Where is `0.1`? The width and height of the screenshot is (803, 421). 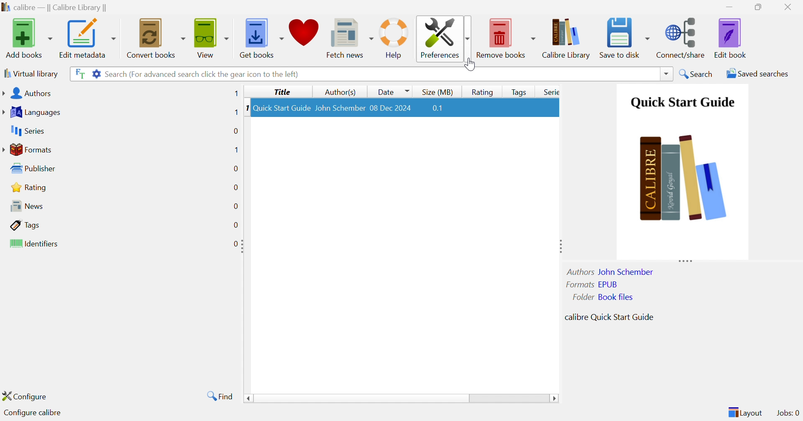
0.1 is located at coordinates (438, 109).